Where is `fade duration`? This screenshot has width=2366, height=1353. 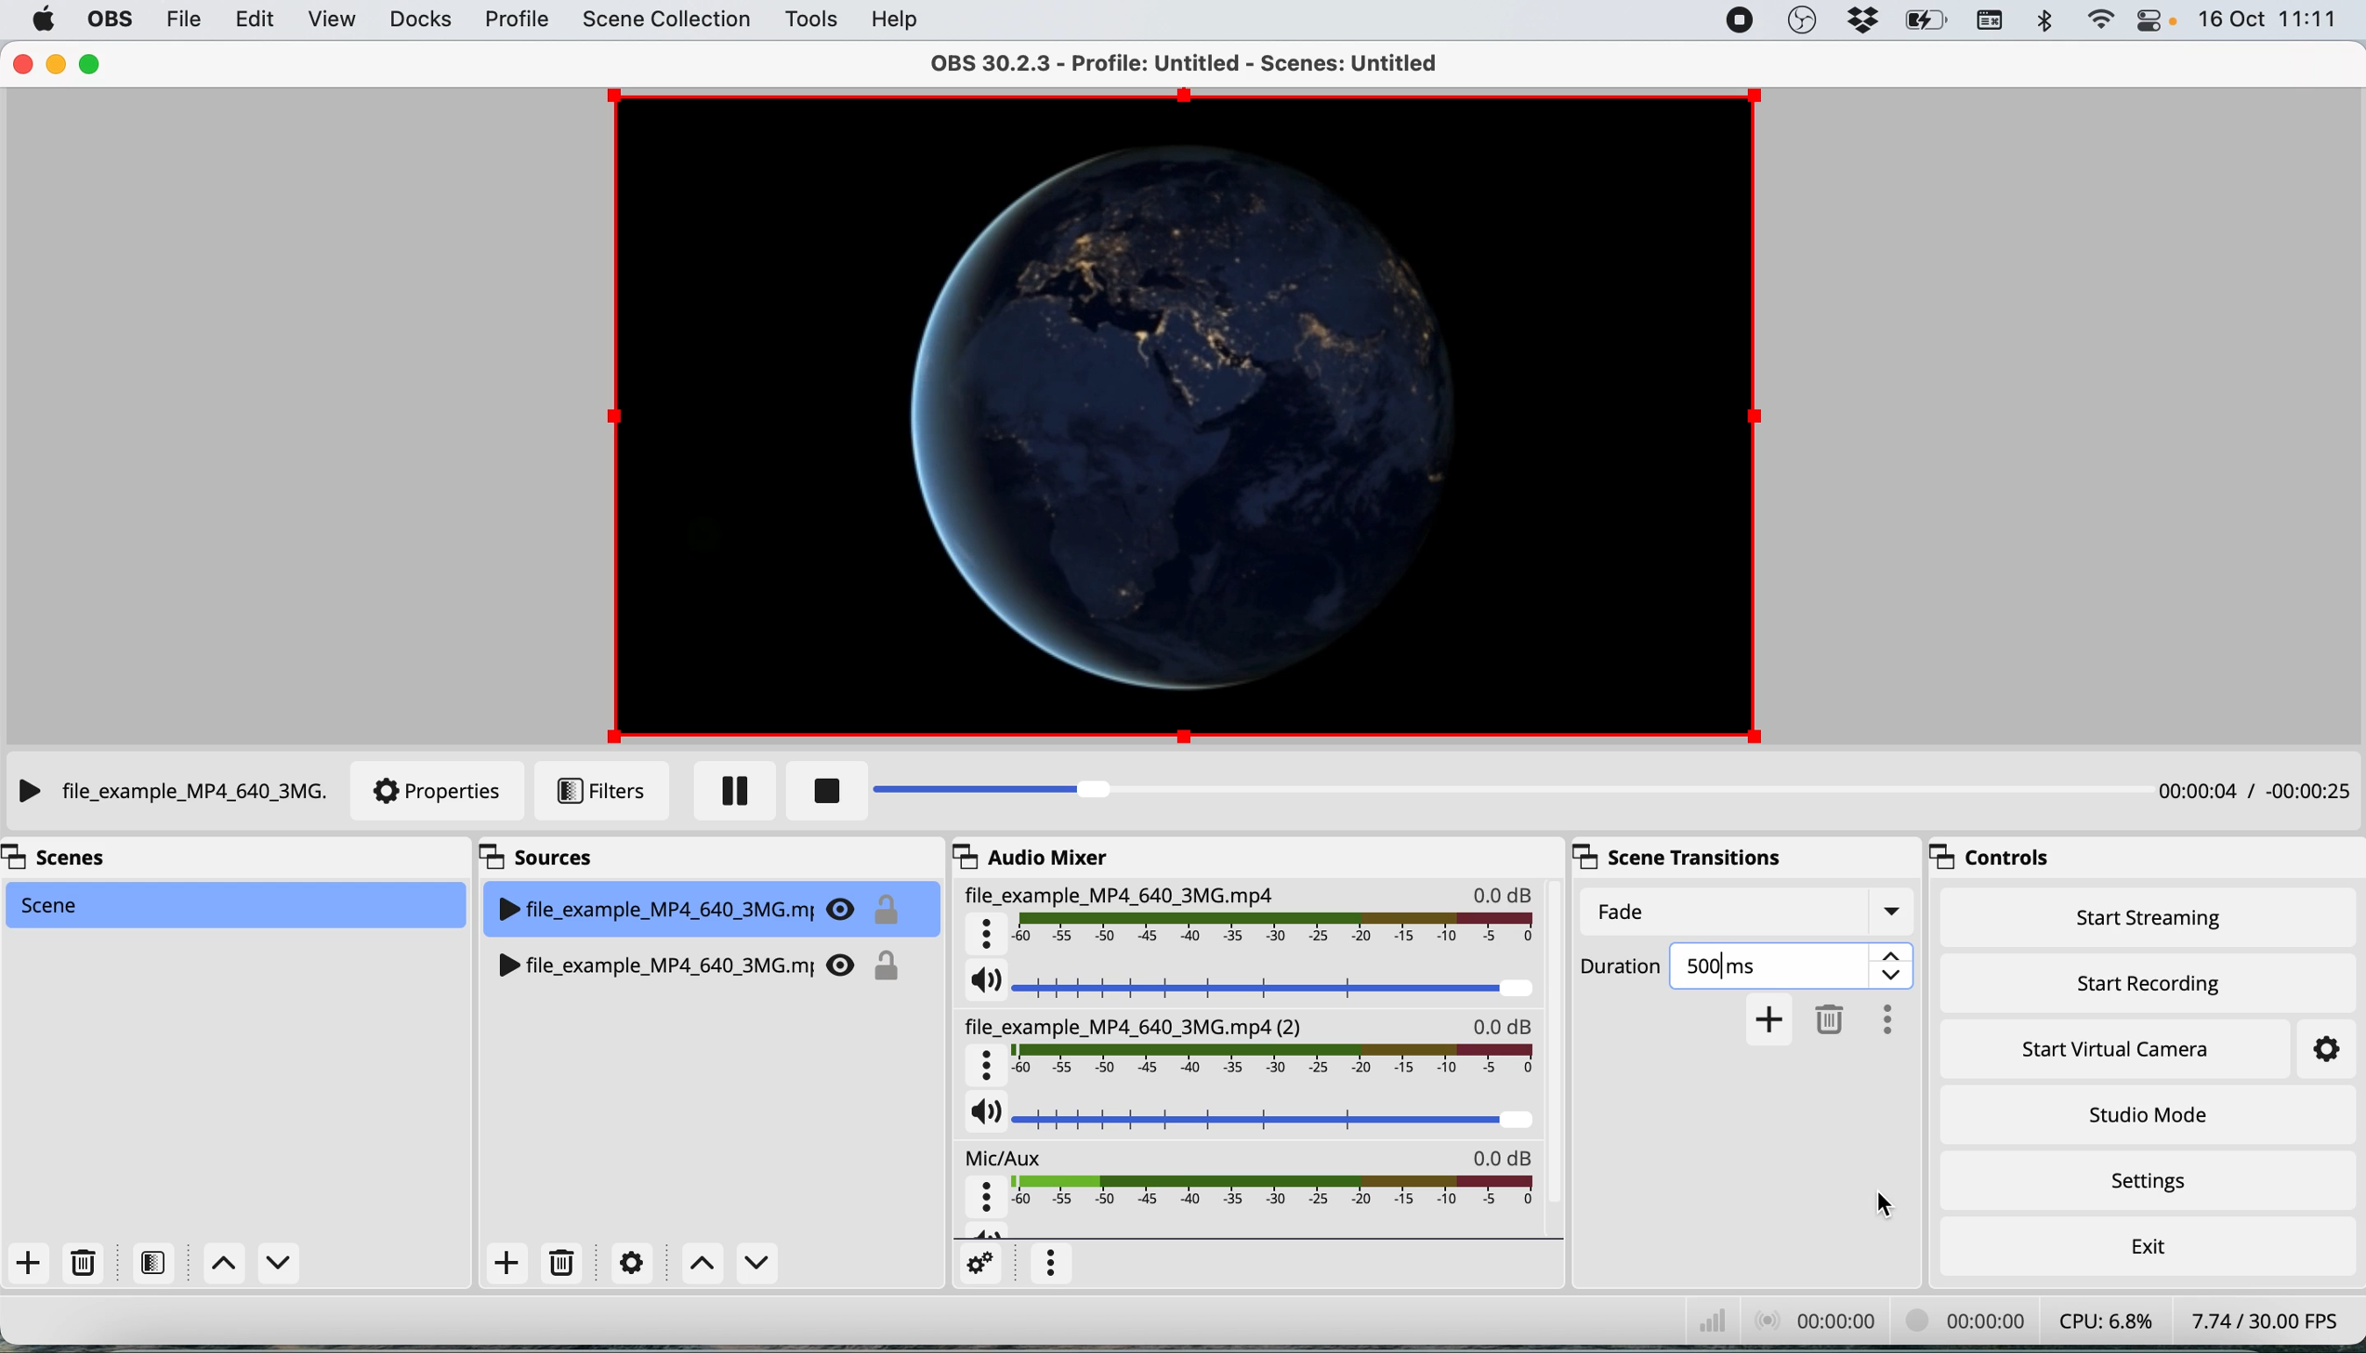
fade duration is located at coordinates (1747, 909).